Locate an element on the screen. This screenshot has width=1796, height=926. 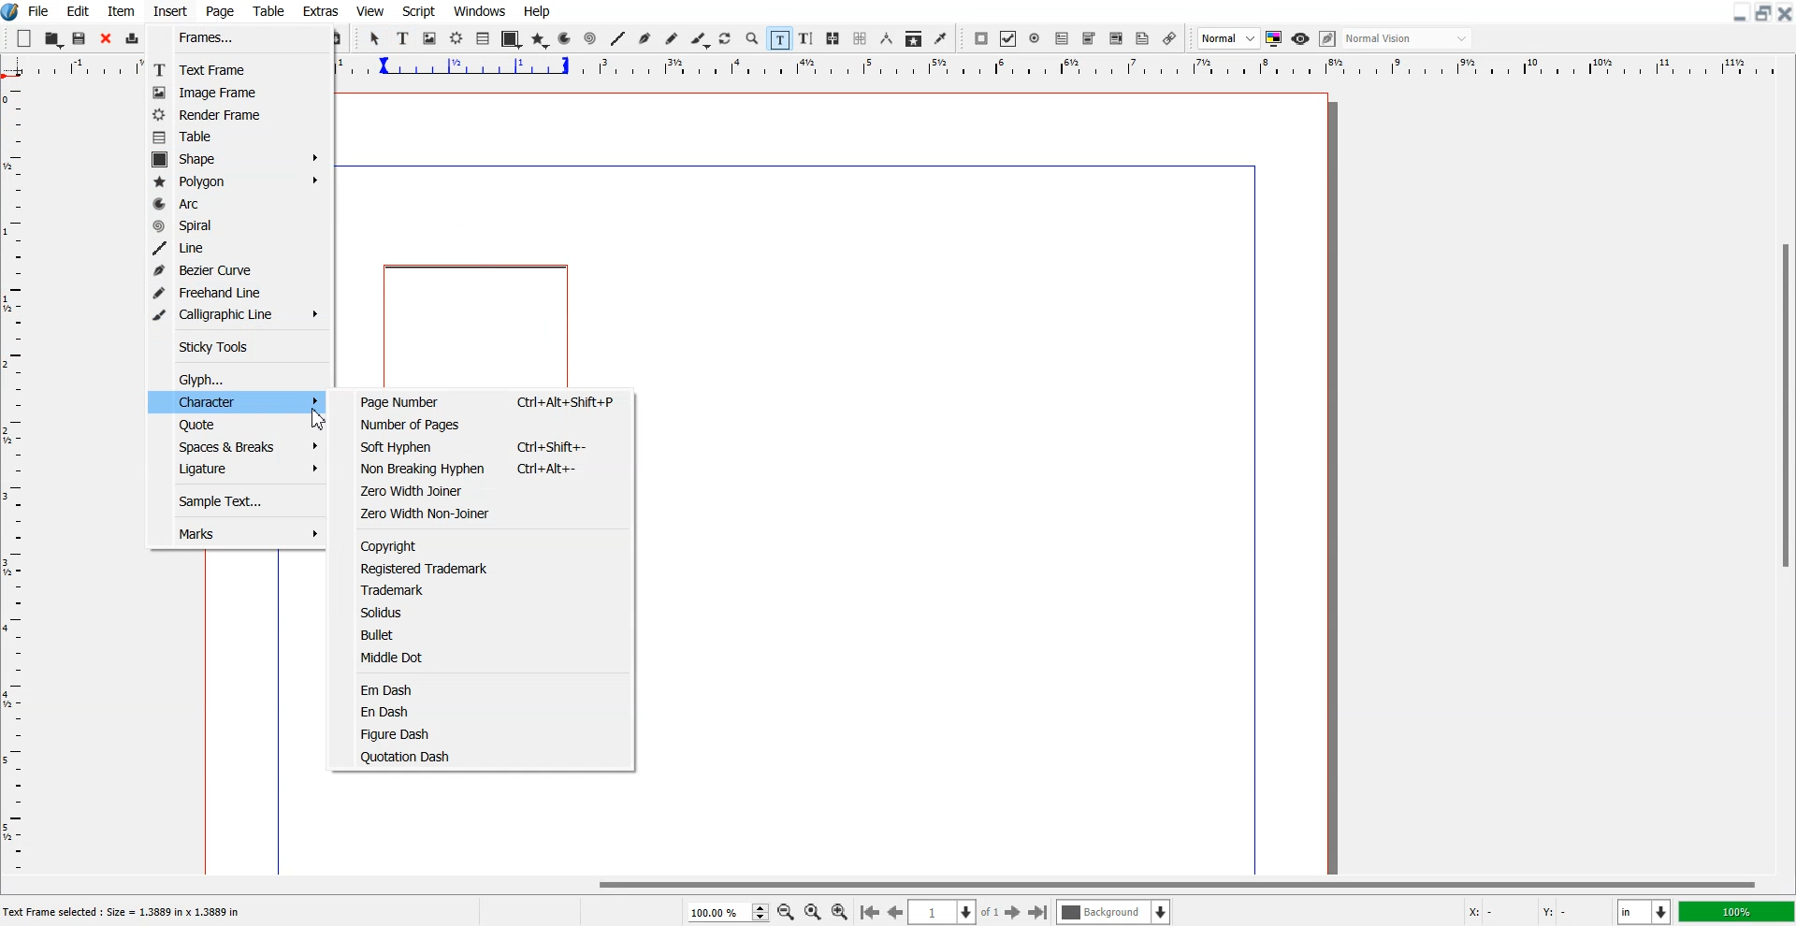
Character is located at coordinates (236, 401).